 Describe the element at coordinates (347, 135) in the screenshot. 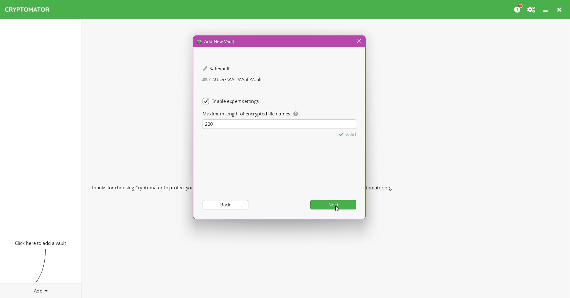

I see `Valid` at that location.